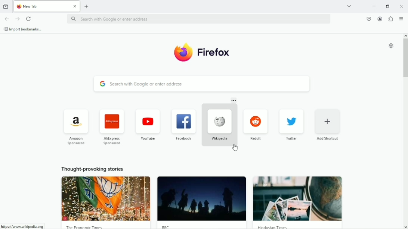  I want to click on image, so click(298, 198).